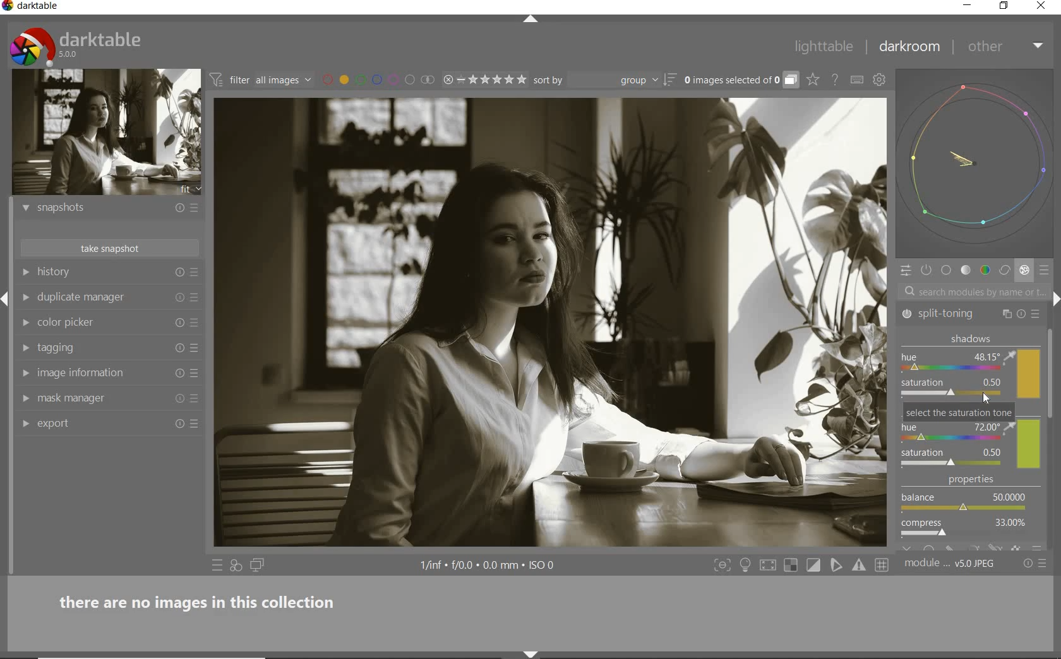  What do you see at coordinates (858, 566) in the screenshot?
I see `Toggle gamut checking` at bounding box center [858, 566].